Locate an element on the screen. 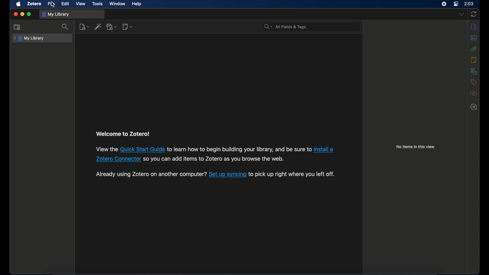 The image size is (489, 275). control center is located at coordinates (456, 4).